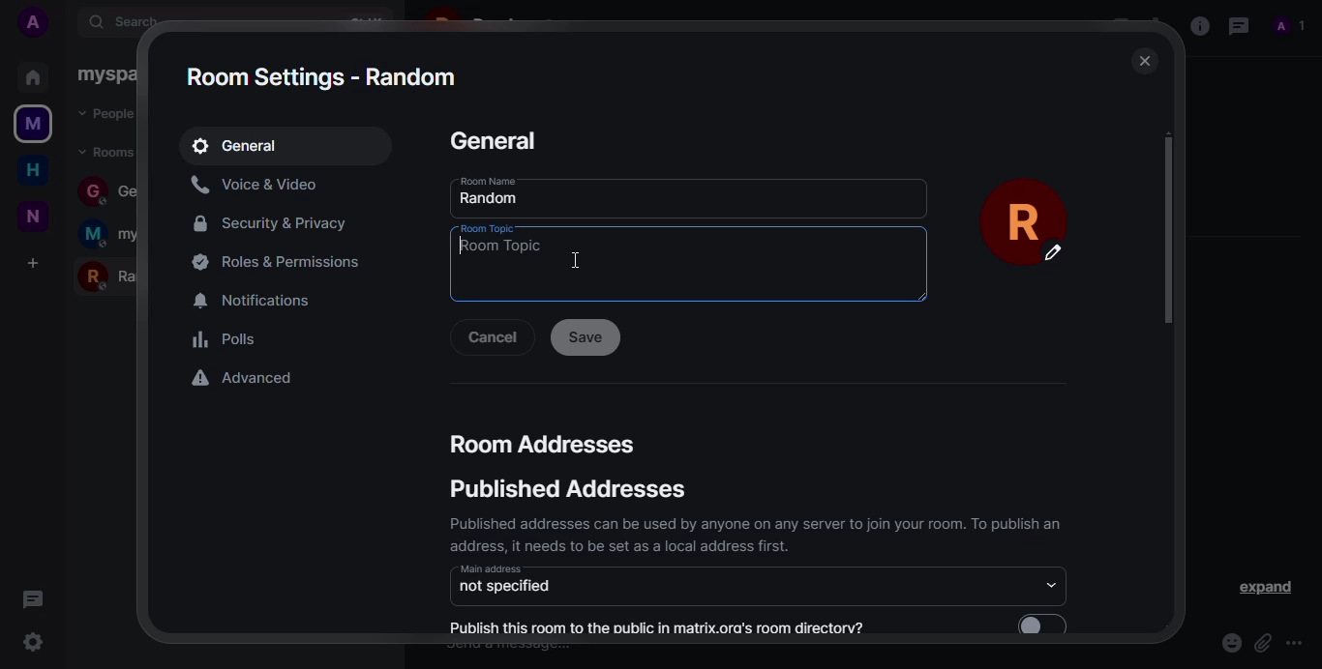 This screenshot has width=1322, height=669. Describe the element at coordinates (542, 442) in the screenshot. I see `room addresses` at that location.